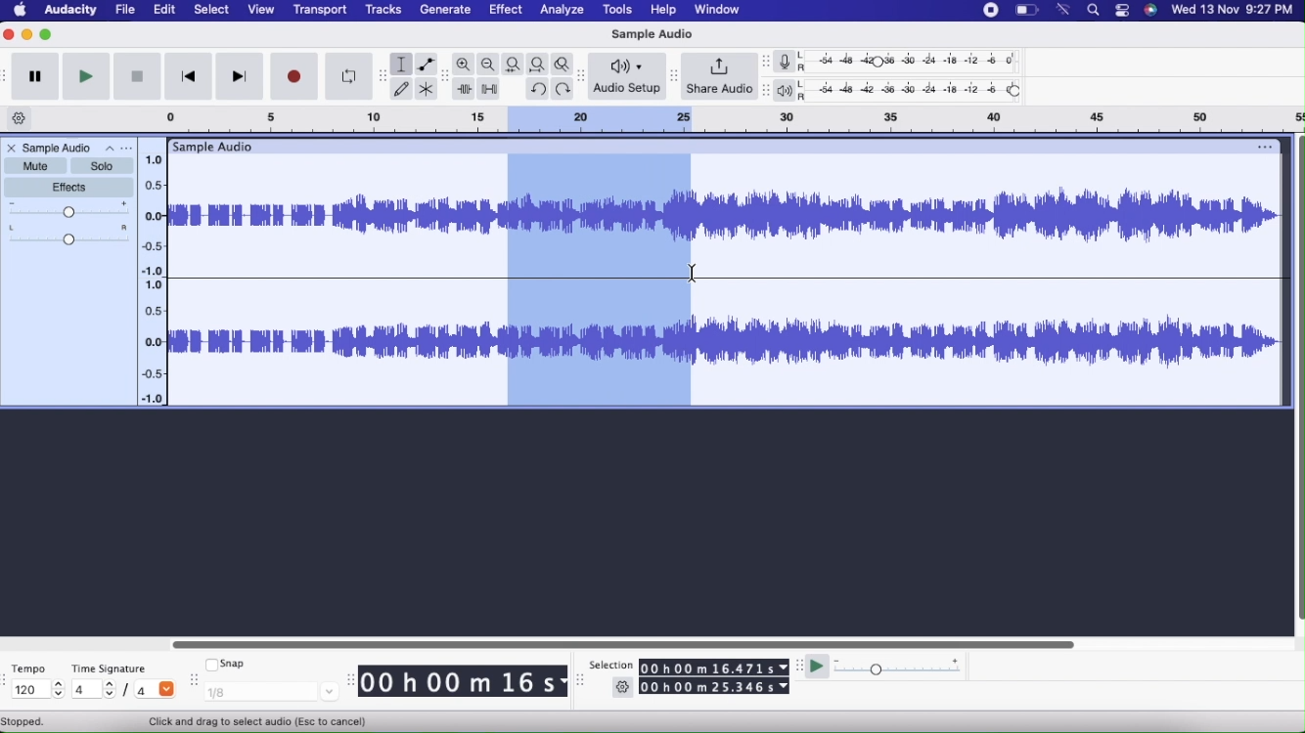  What do you see at coordinates (987, 10) in the screenshot?
I see `menu` at bounding box center [987, 10].